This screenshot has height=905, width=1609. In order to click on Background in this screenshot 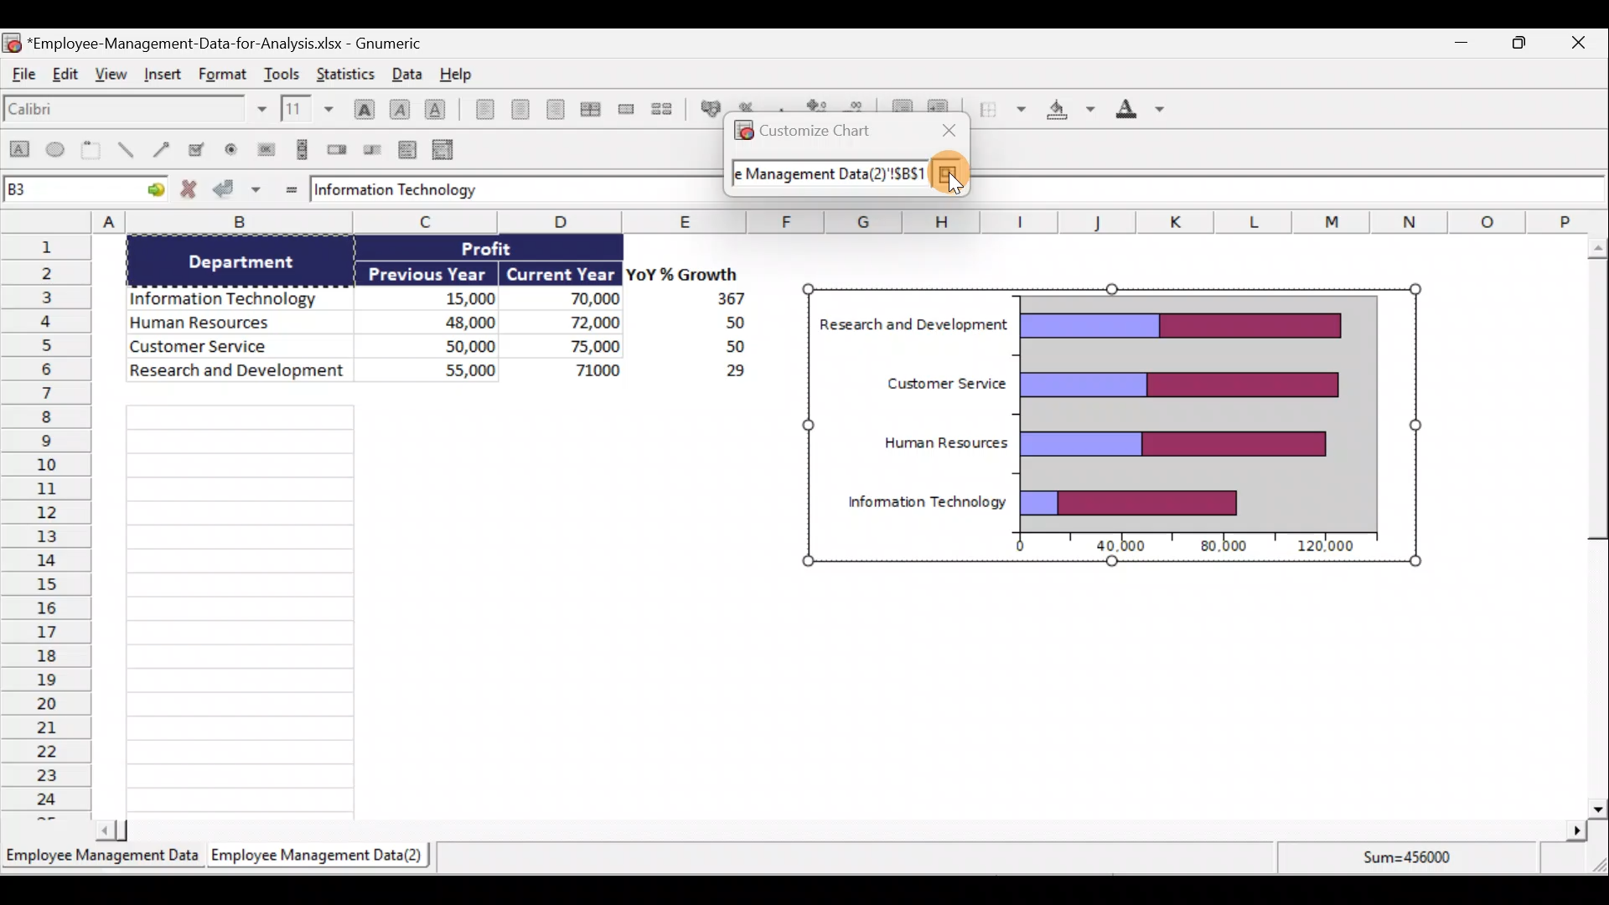, I will do `click(1072, 112)`.